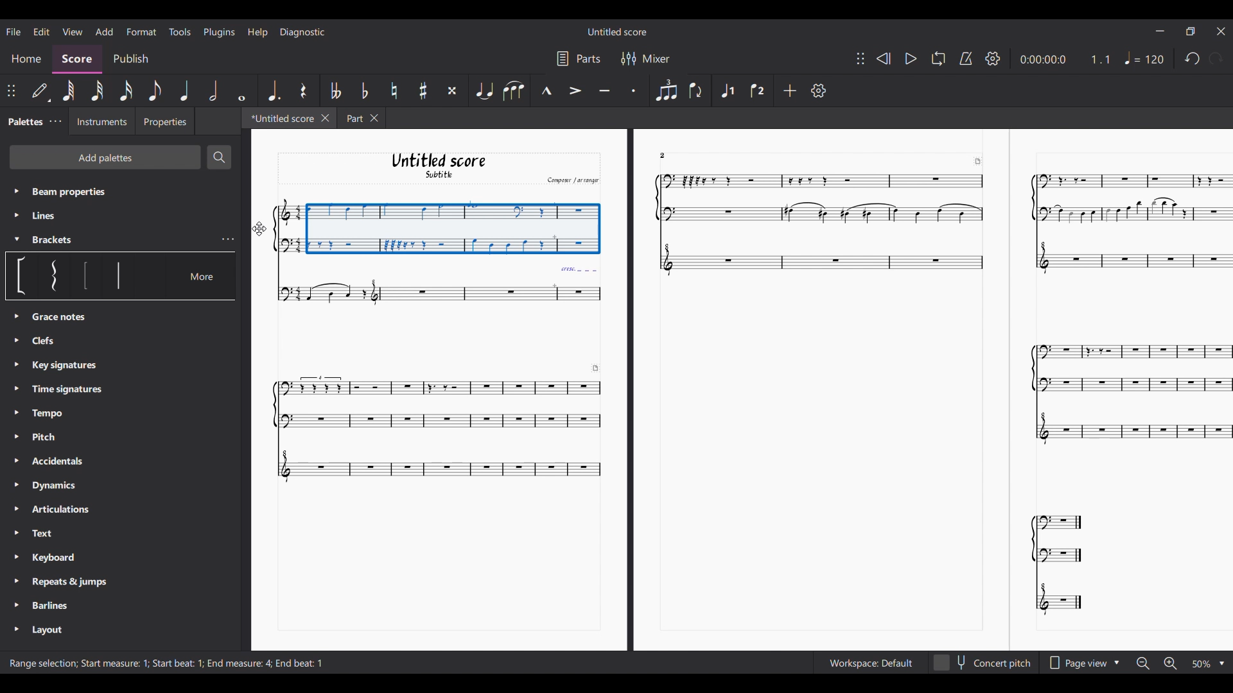  What do you see at coordinates (302, 32) in the screenshot?
I see `Diagnostic` at bounding box center [302, 32].